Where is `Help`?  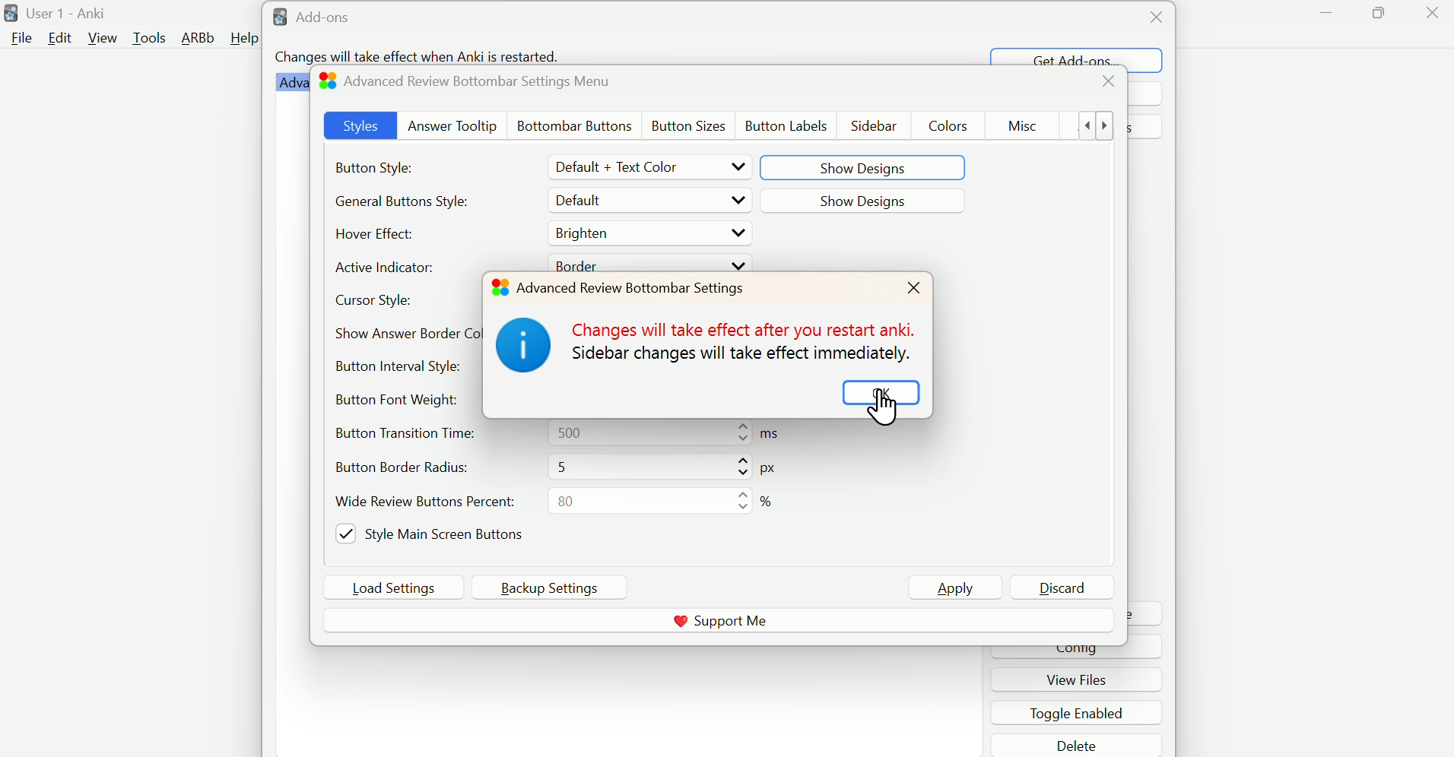 Help is located at coordinates (246, 38).